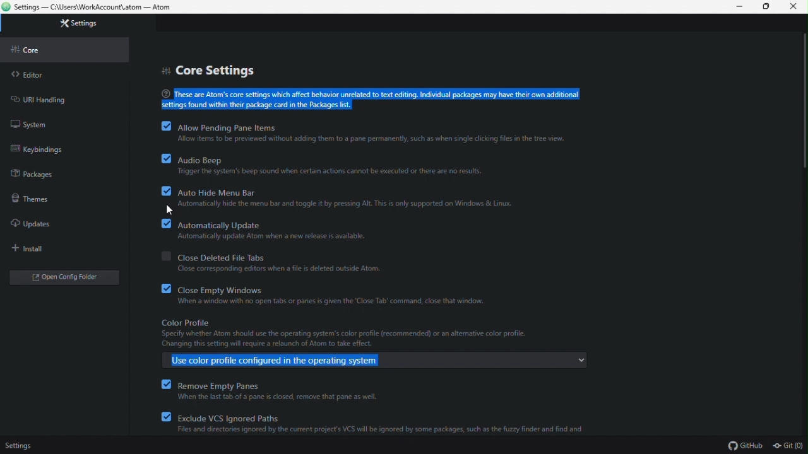  Describe the element at coordinates (384, 424) in the screenshot. I see `& Exclude VCS Ignored Paths
Files and directories ignored by the current project's VCS will be ignored by some packages, such as the fuzzy finder and find and` at that location.